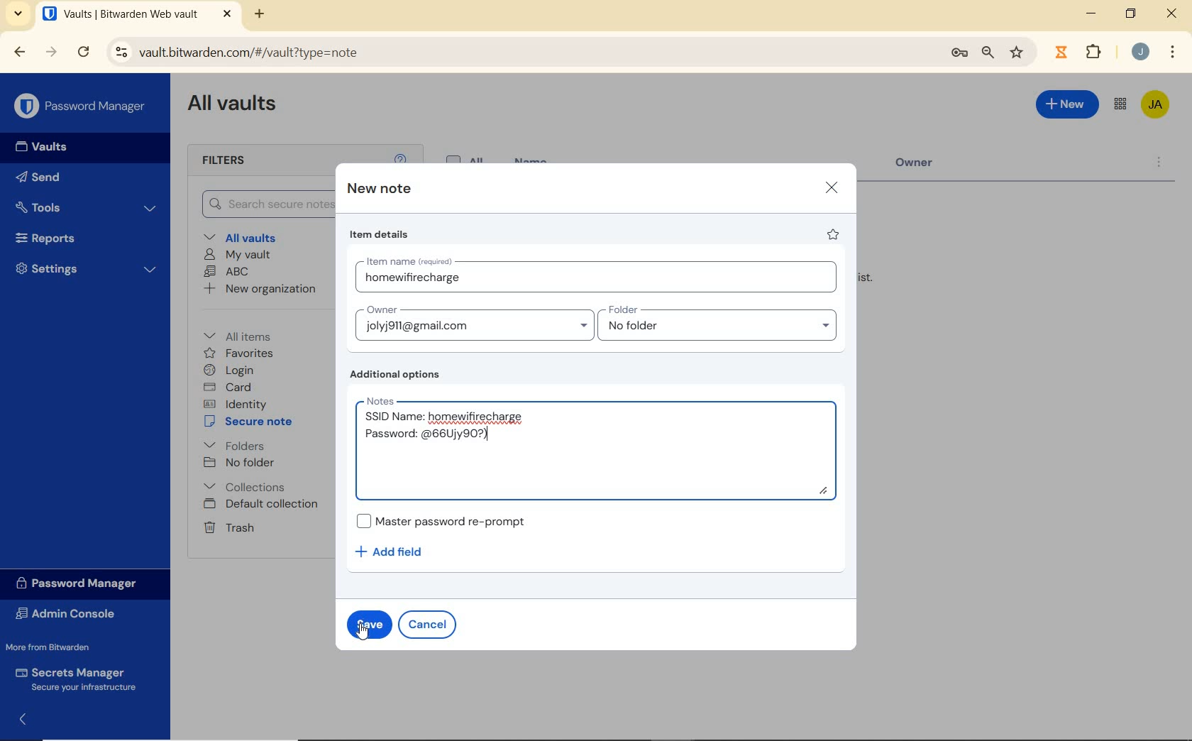 The width and height of the screenshot is (1192, 741). I want to click on Password Manager, so click(83, 584).